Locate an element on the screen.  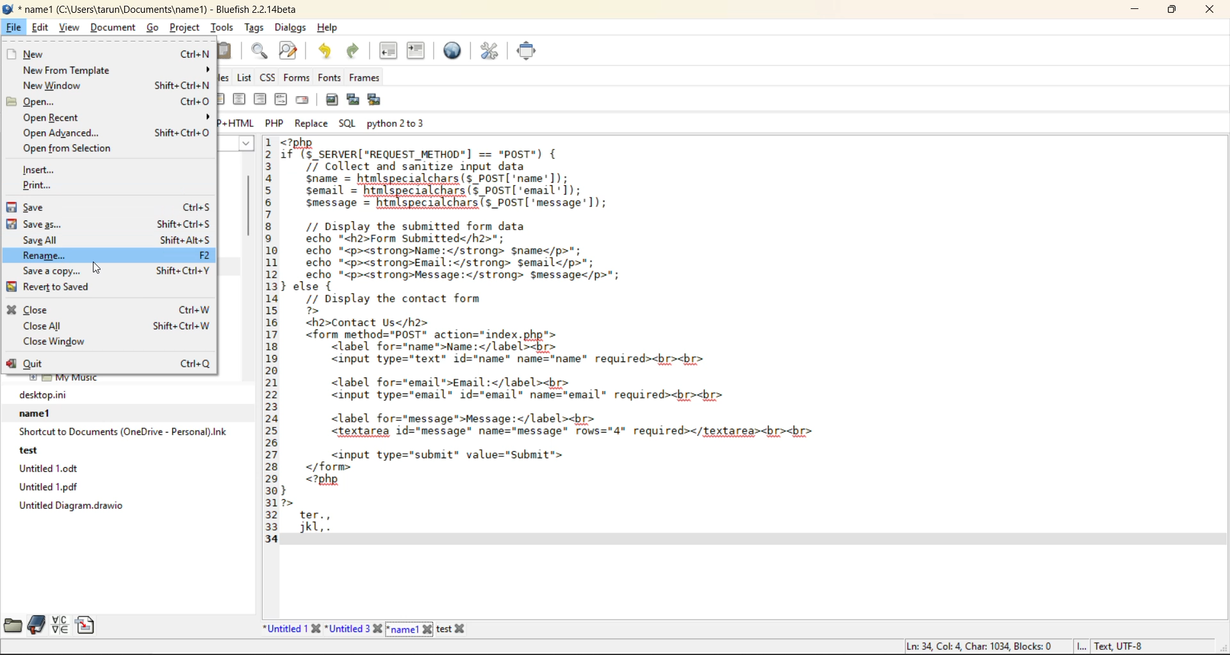
line number is located at coordinates (270, 340).